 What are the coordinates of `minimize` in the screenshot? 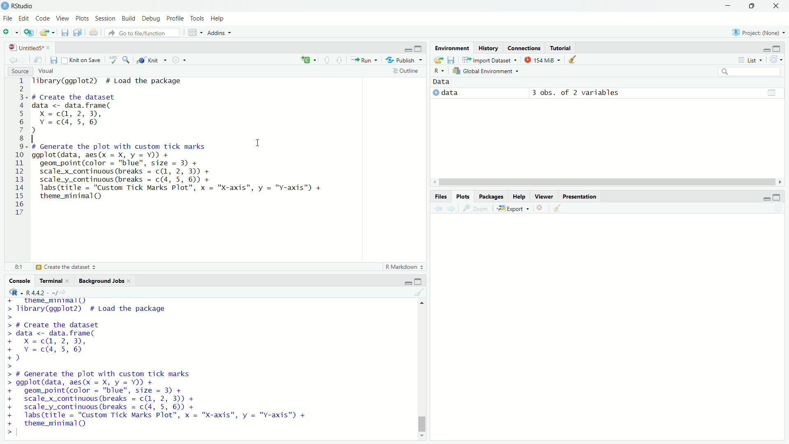 It's located at (407, 50).